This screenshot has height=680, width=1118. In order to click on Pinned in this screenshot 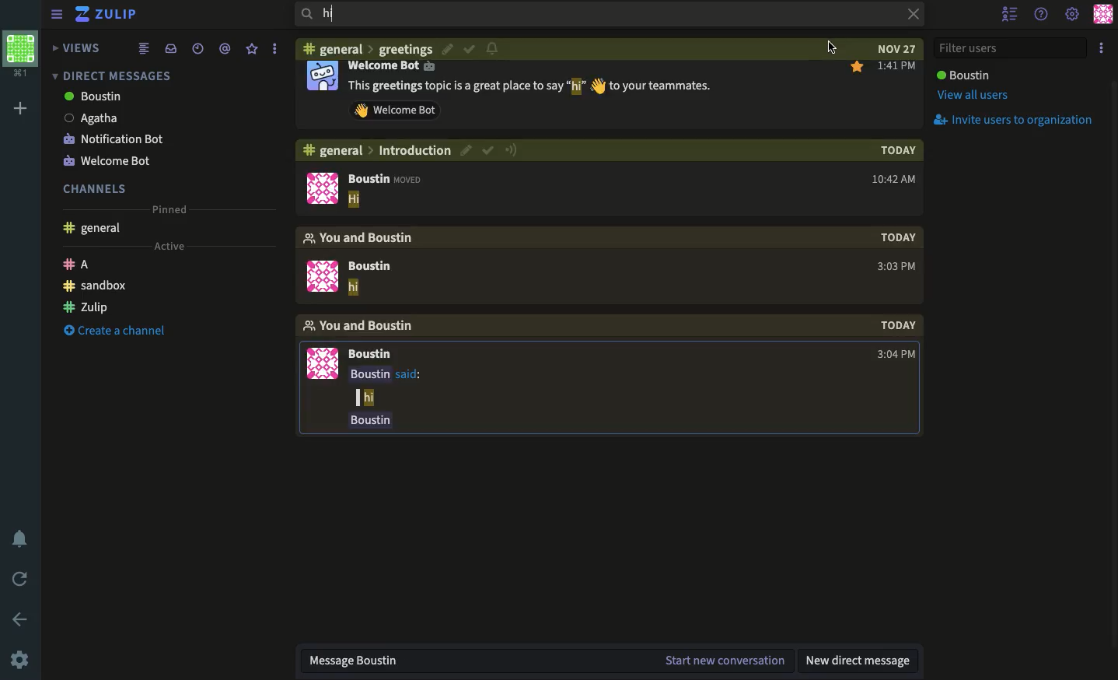, I will do `click(169, 210)`.